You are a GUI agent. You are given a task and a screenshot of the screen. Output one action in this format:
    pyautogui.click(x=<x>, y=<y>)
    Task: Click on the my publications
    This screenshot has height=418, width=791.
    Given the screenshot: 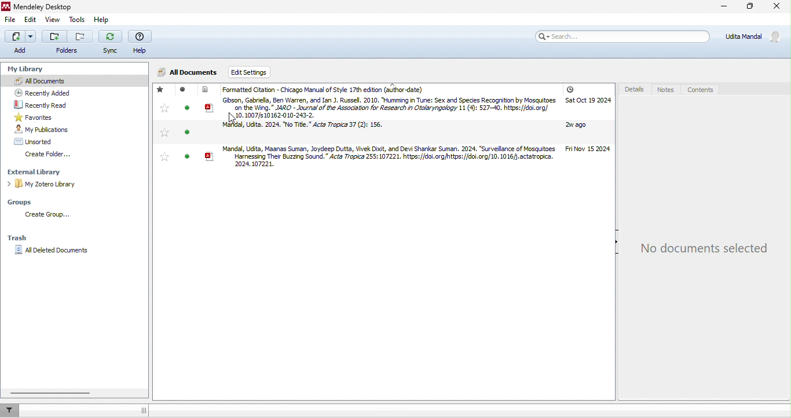 What is the action you would take?
    pyautogui.click(x=46, y=129)
    